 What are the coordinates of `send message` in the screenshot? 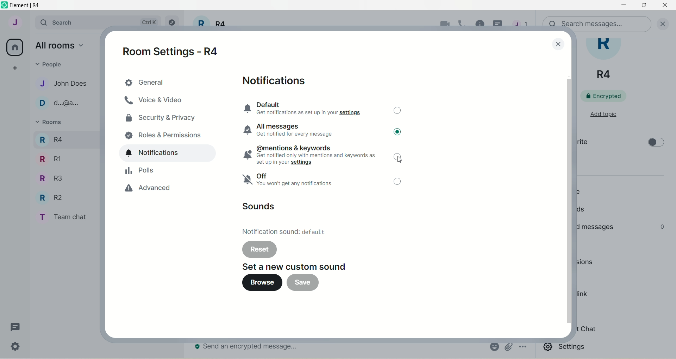 It's located at (248, 347).